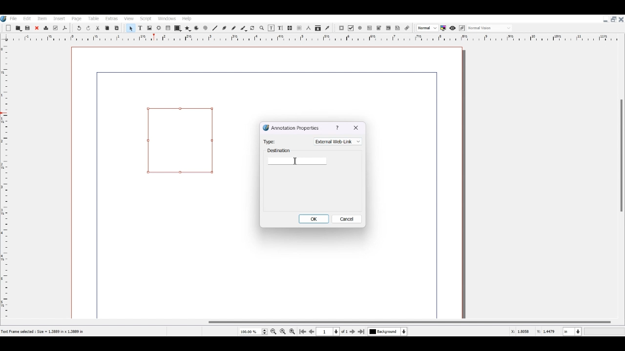 This screenshot has height=351, width=625. Describe the element at coordinates (89, 28) in the screenshot. I see `Redo` at that location.